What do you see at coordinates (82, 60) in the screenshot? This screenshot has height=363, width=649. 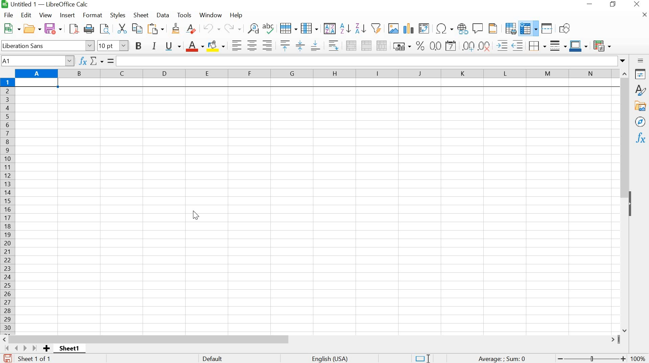 I see `FUNCTION WIZARD` at bounding box center [82, 60].